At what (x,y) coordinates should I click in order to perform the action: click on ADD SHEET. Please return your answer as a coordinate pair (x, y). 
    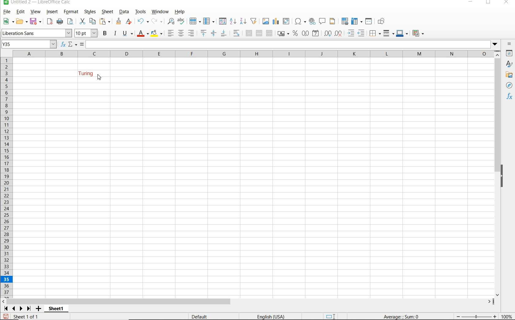
    Looking at the image, I should click on (39, 309).